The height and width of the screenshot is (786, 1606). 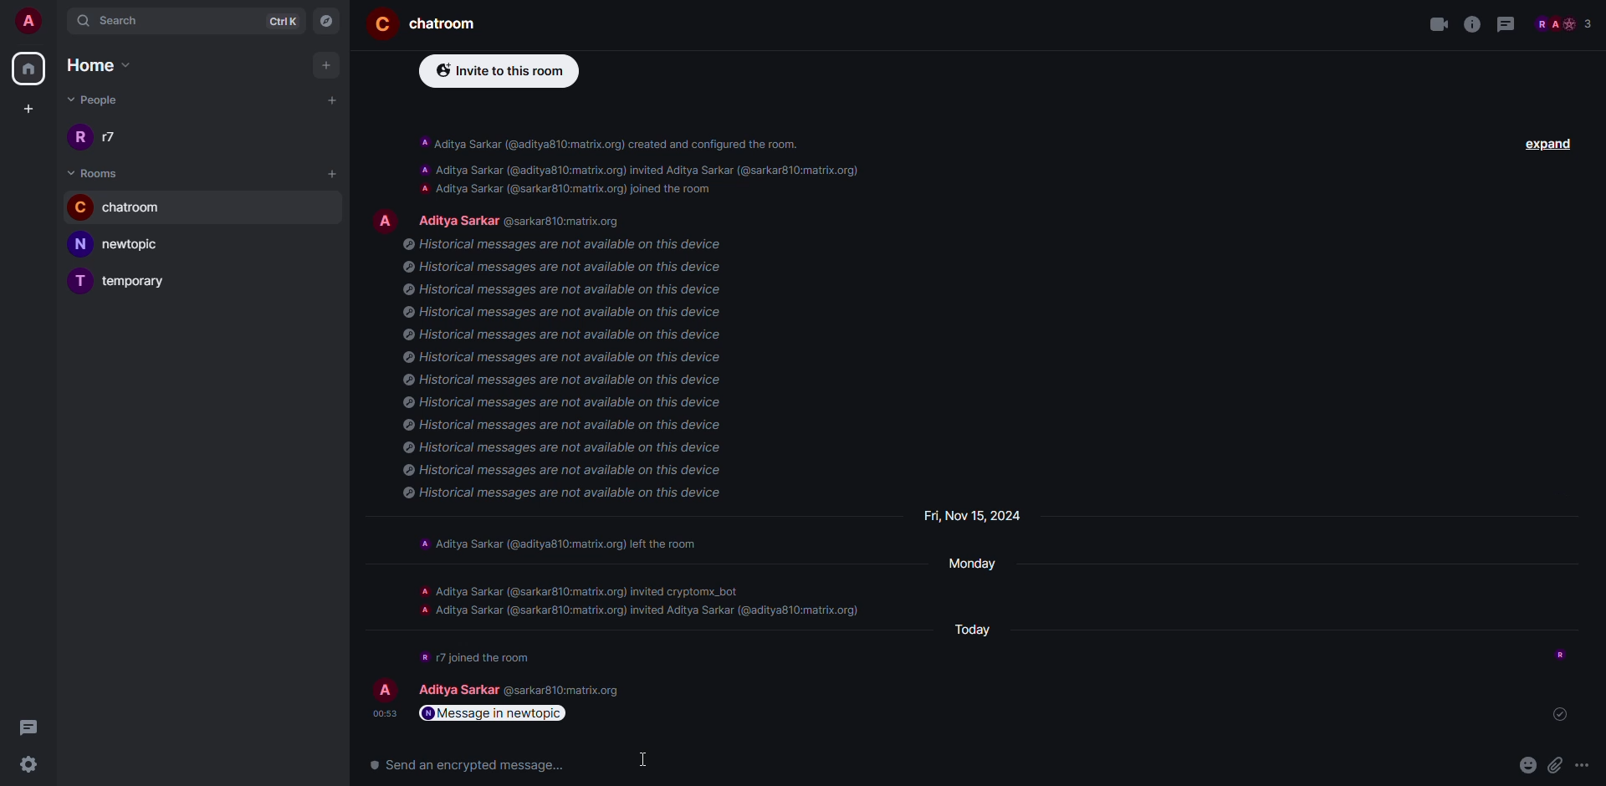 I want to click on new topic, so click(x=124, y=243).